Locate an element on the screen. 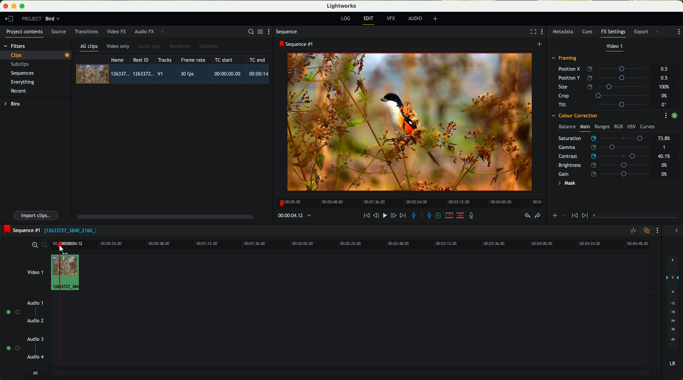 This screenshot has width=683, height=380. 0% is located at coordinates (665, 96).